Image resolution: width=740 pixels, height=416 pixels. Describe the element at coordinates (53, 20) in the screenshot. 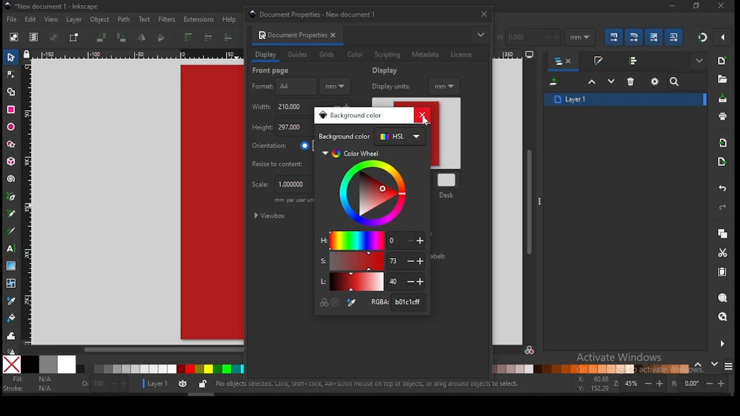

I see `view` at that location.